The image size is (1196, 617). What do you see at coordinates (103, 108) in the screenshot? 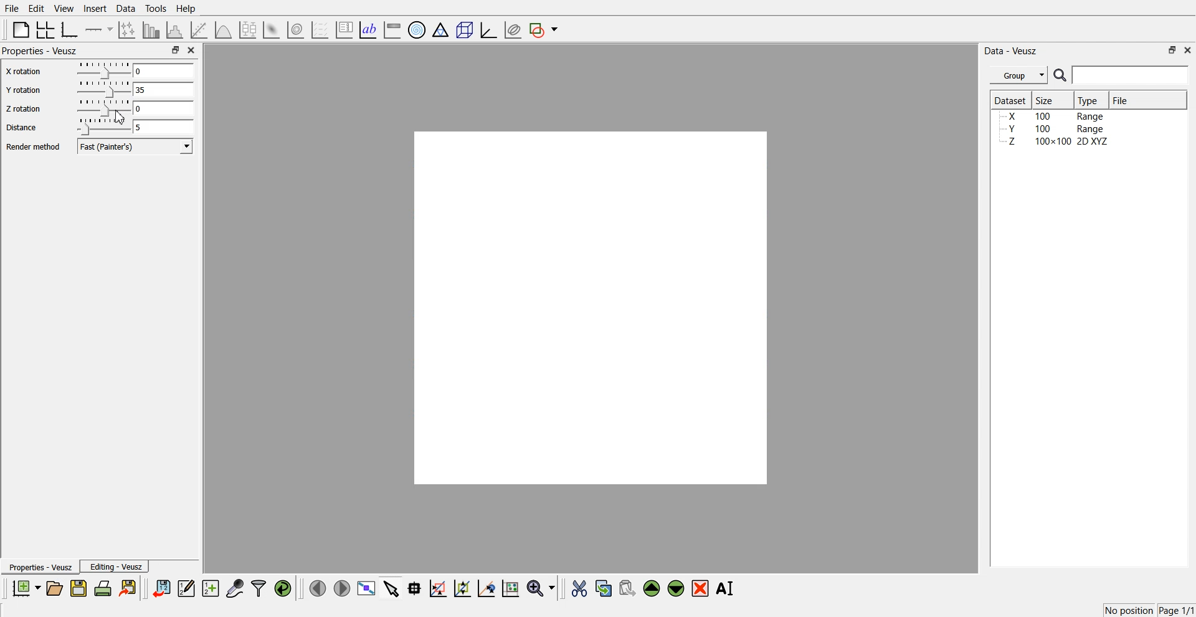
I see `Drag Handle` at bounding box center [103, 108].